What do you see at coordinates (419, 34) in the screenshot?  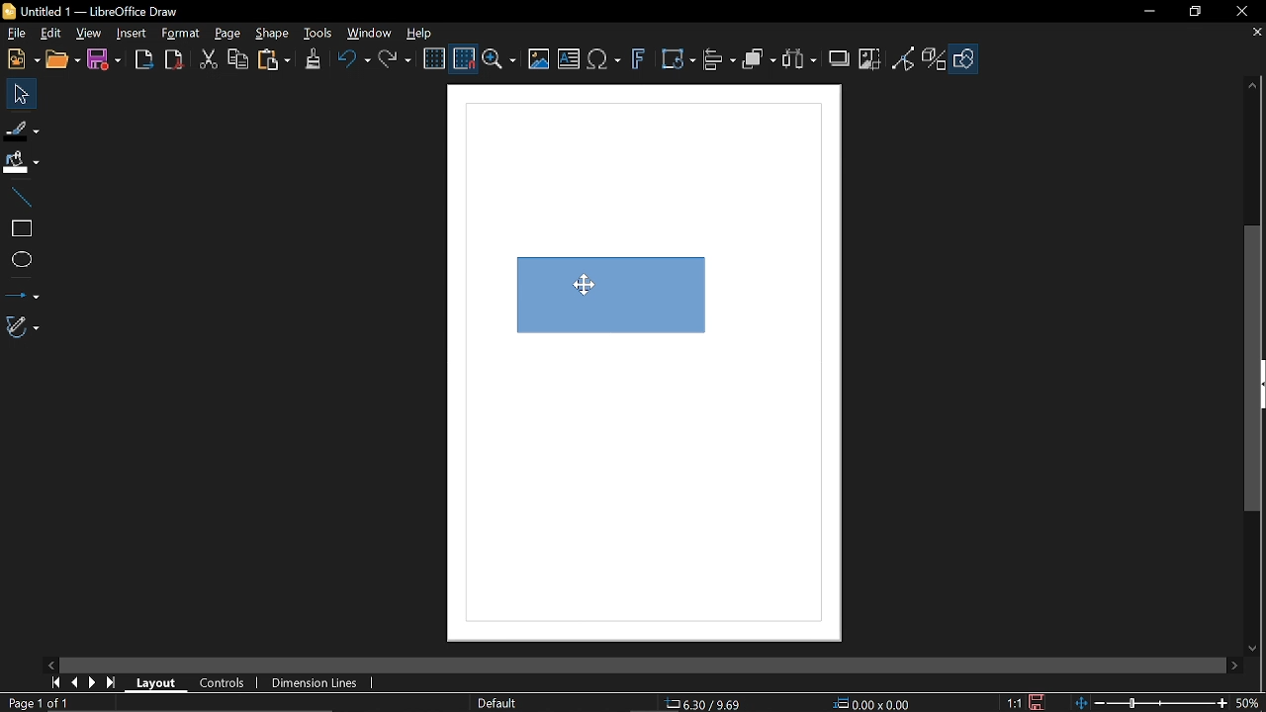 I see `Help` at bounding box center [419, 34].